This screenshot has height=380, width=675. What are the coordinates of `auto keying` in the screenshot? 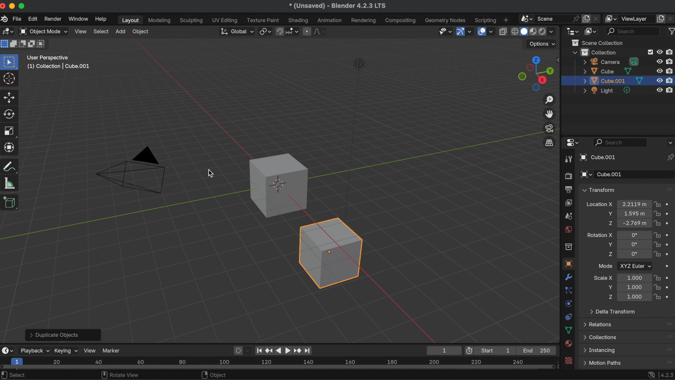 It's located at (237, 350).